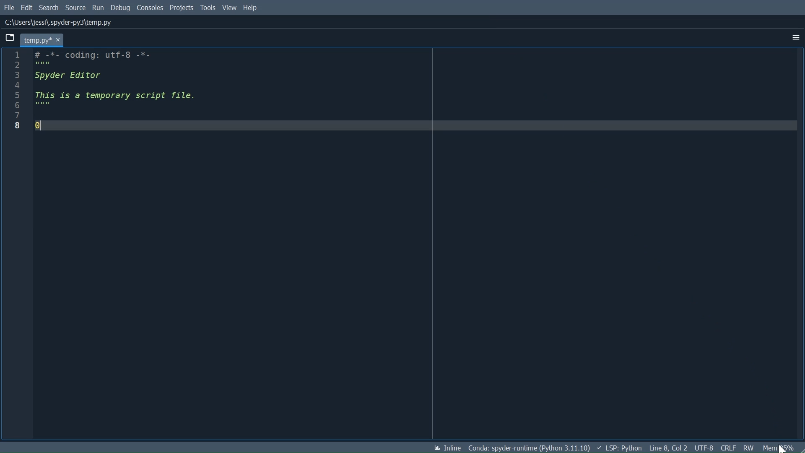  Describe the element at coordinates (444, 447) in the screenshot. I see `Toggle between inline and interactive Matplotlib plotting` at that location.